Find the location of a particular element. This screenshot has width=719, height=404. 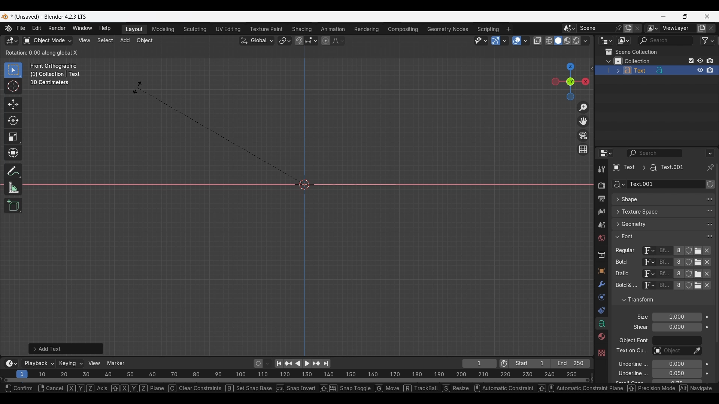

Selectability and visibility is located at coordinates (481, 41).